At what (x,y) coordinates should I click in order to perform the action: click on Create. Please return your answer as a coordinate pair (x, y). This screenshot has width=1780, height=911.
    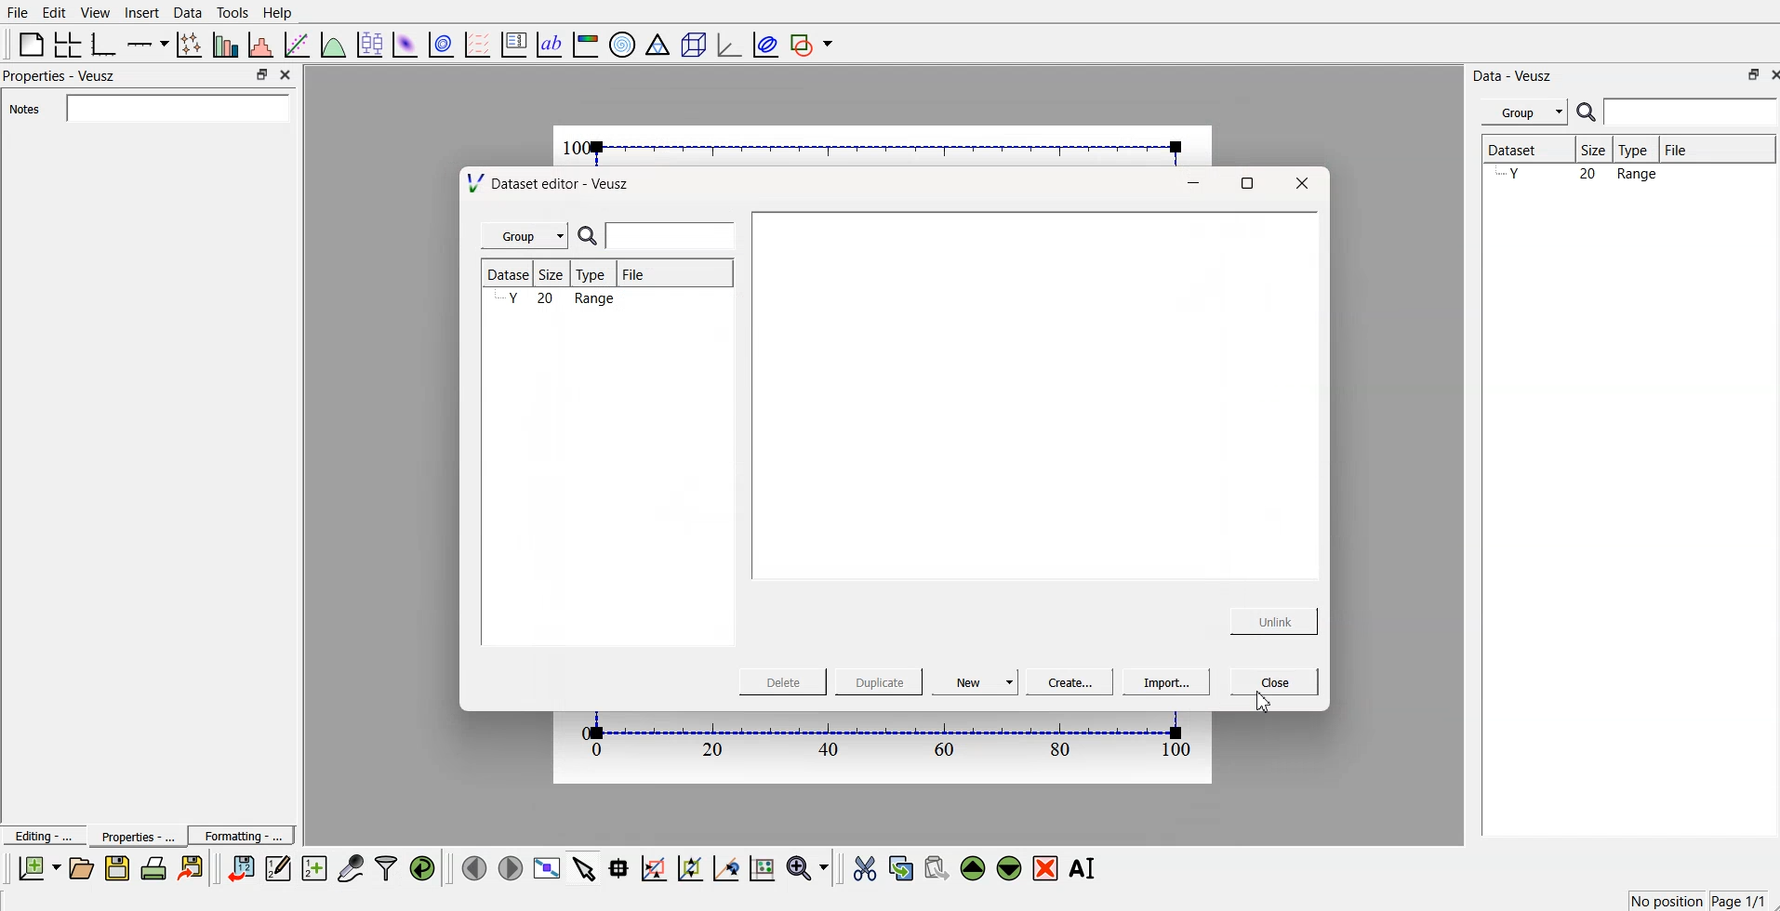
    Looking at the image, I should click on (1071, 680).